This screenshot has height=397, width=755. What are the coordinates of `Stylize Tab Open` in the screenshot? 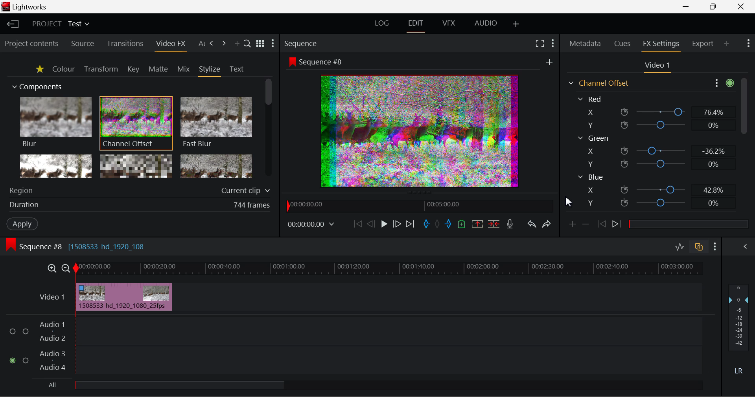 It's located at (209, 71).